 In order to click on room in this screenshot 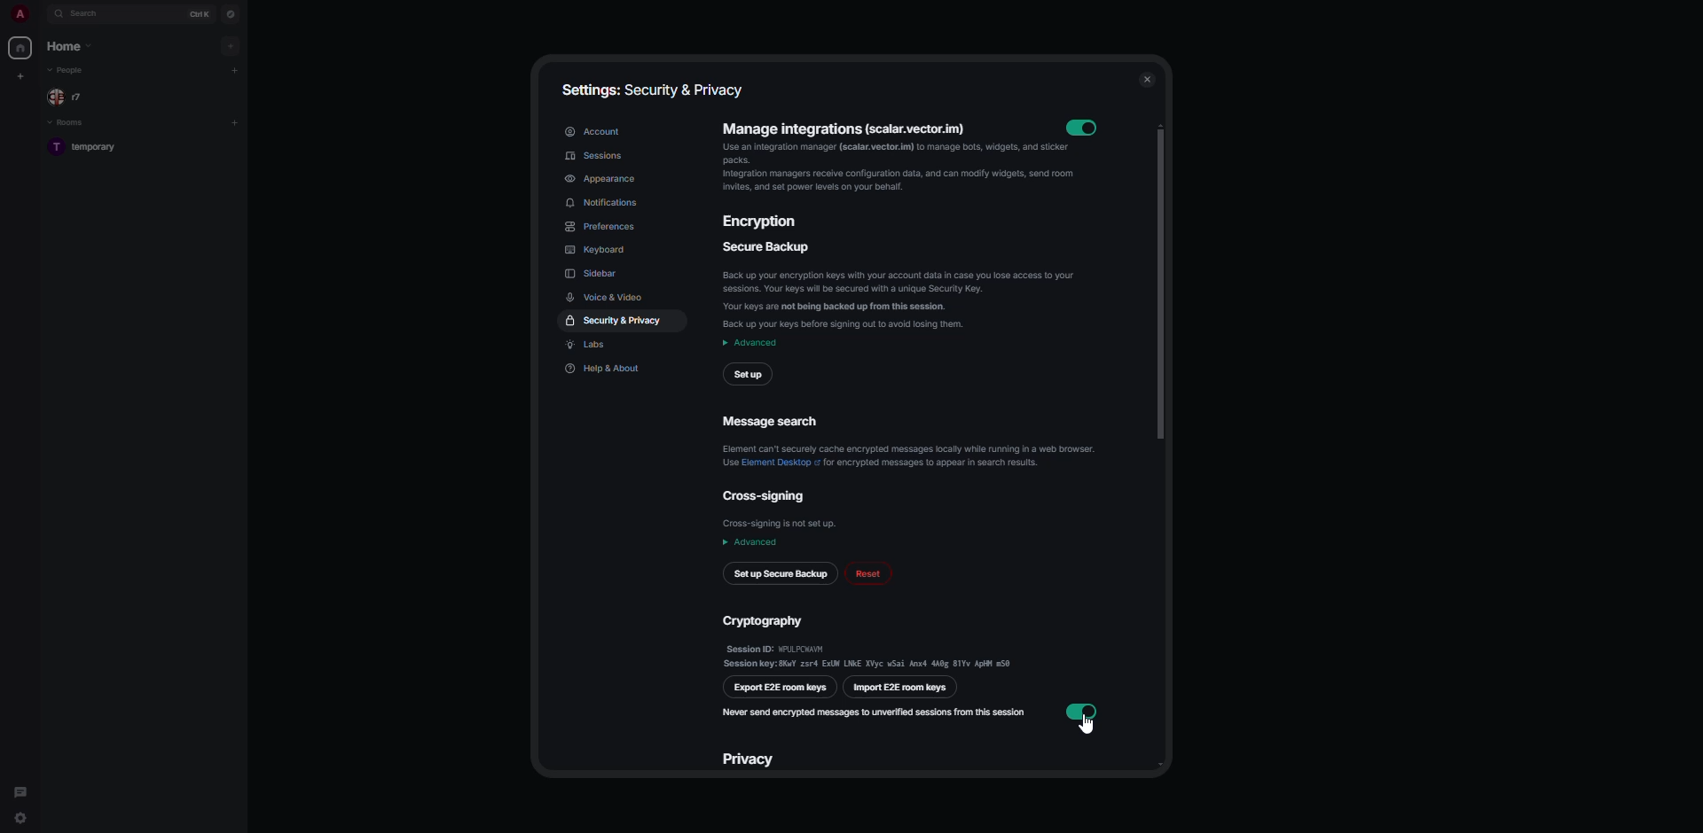, I will do `click(88, 147)`.